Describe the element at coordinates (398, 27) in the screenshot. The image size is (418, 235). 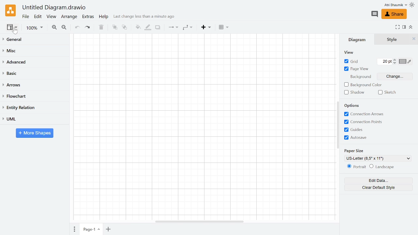
I see `Fullscreen` at that location.